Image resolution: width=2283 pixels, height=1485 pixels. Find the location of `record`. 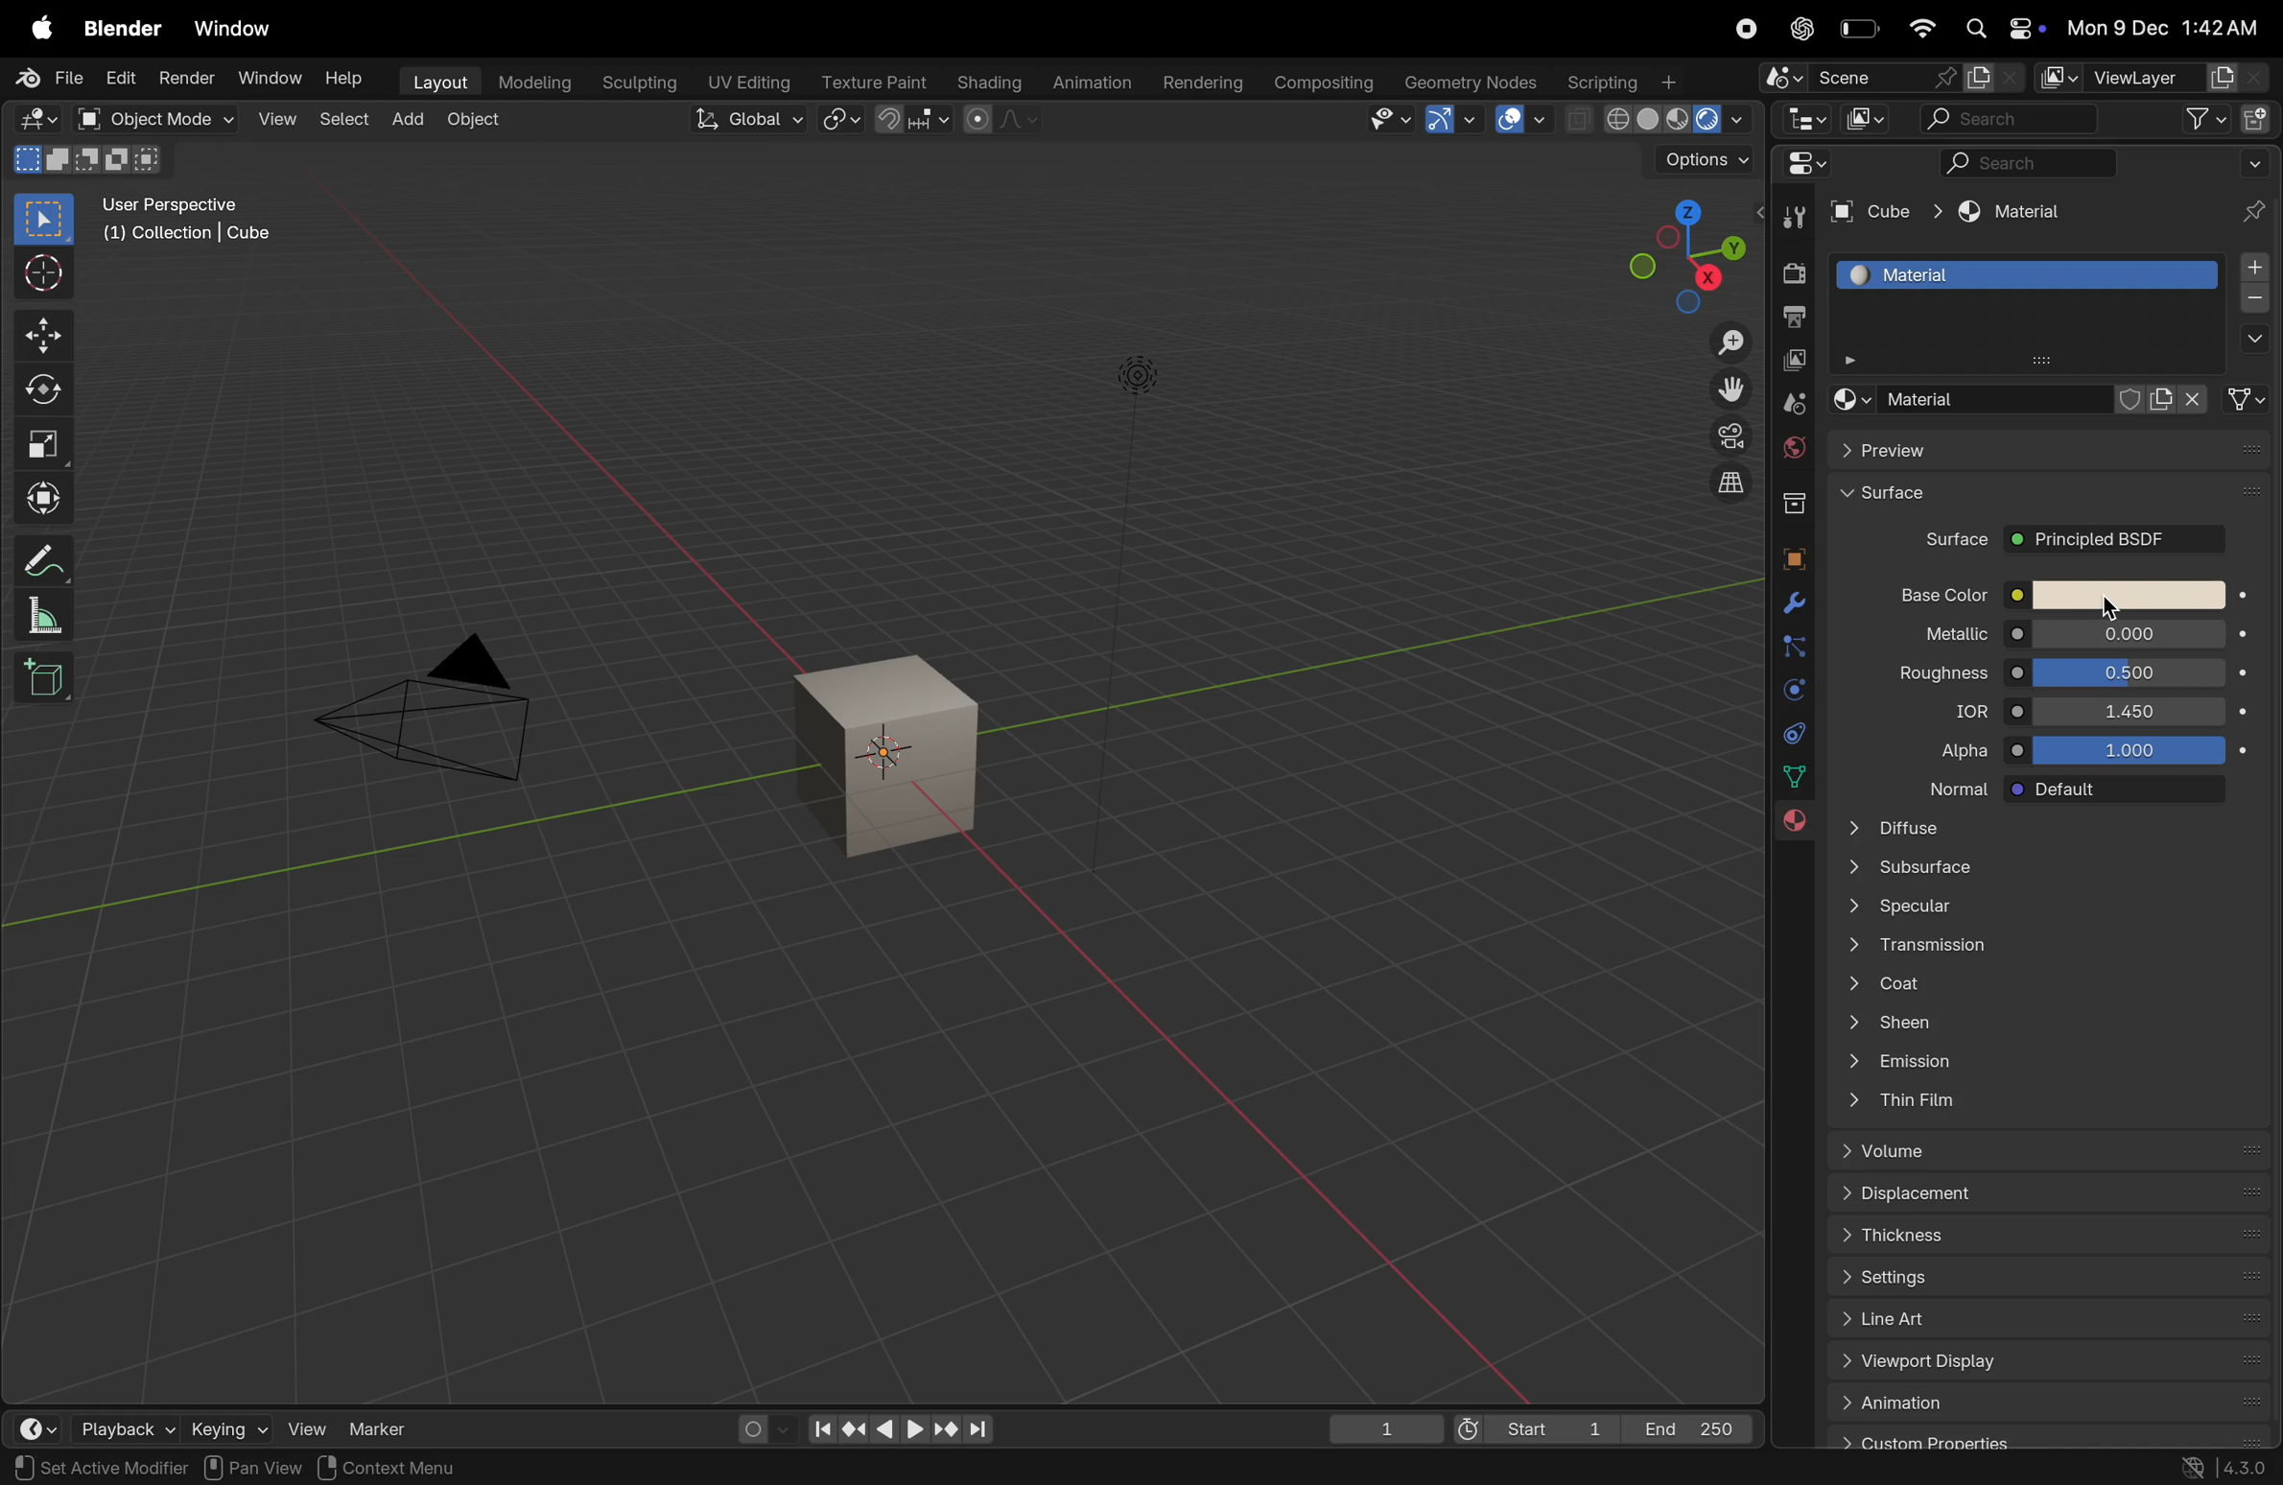

record is located at coordinates (1740, 28).